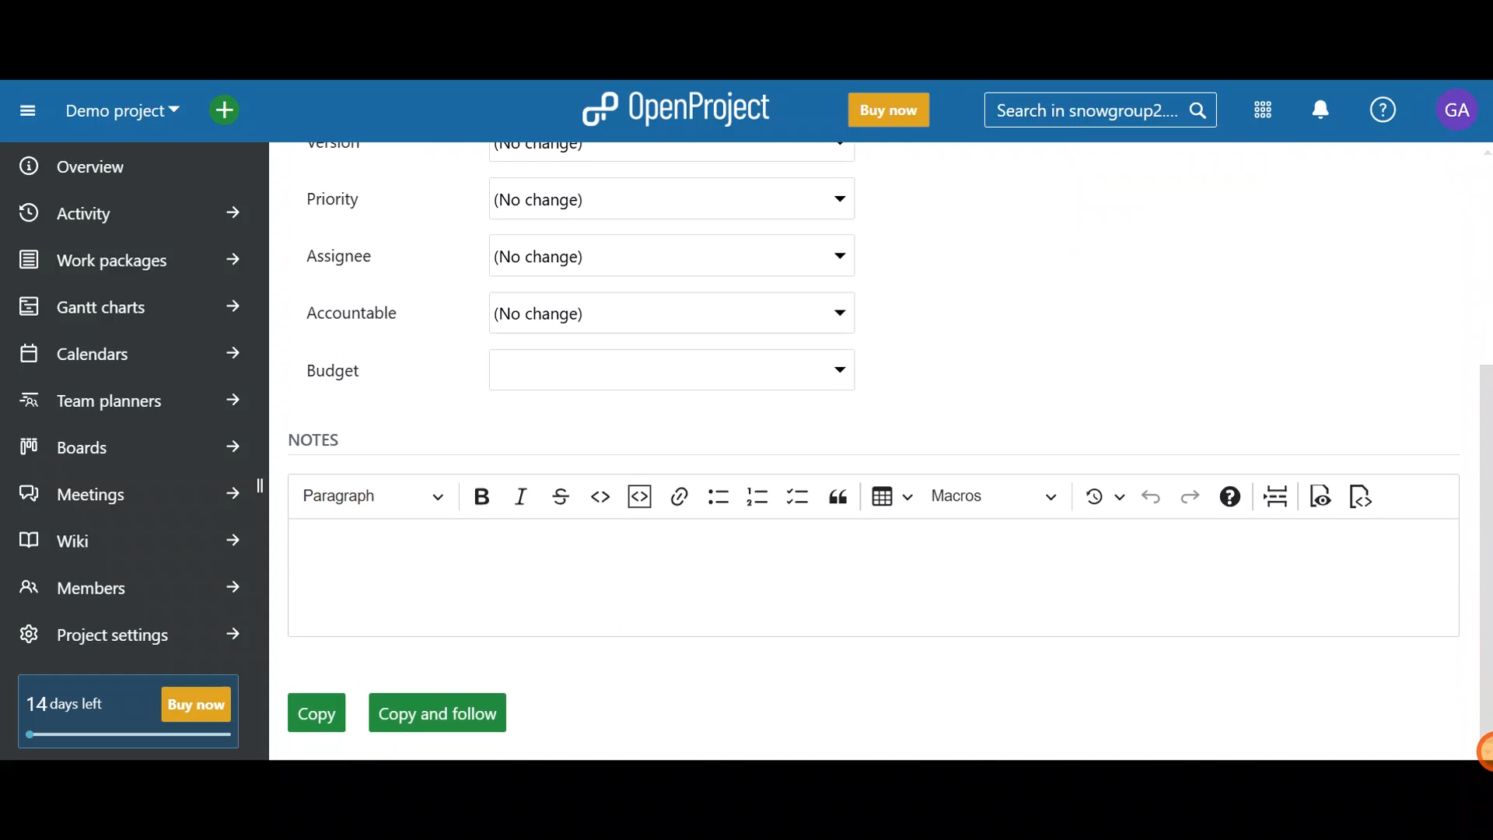 This screenshot has height=840, width=1493. I want to click on Accountable drop down, so click(834, 313).